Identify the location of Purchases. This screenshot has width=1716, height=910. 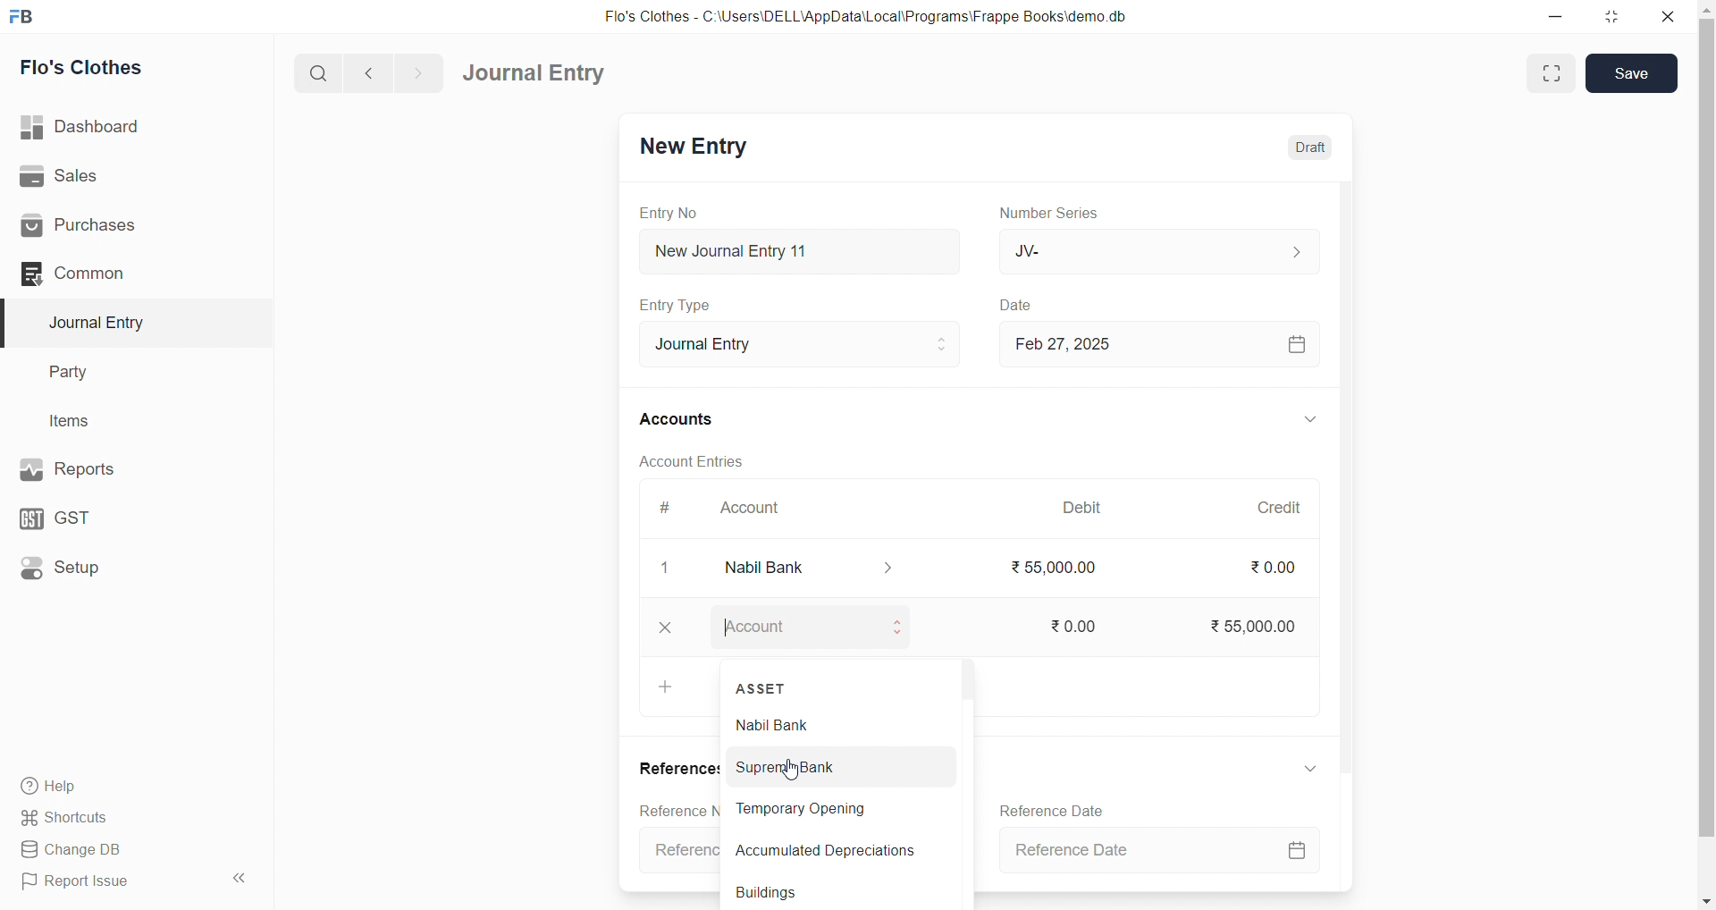
(108, 227).